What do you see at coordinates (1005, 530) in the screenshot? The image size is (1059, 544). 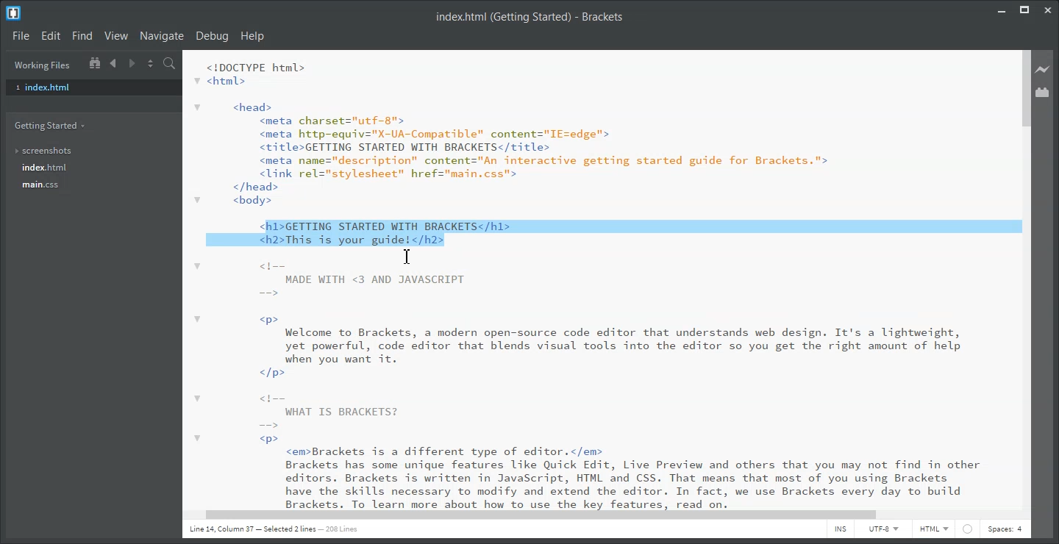 I see `Spaces: 4` at bounding box center [1005, 530].